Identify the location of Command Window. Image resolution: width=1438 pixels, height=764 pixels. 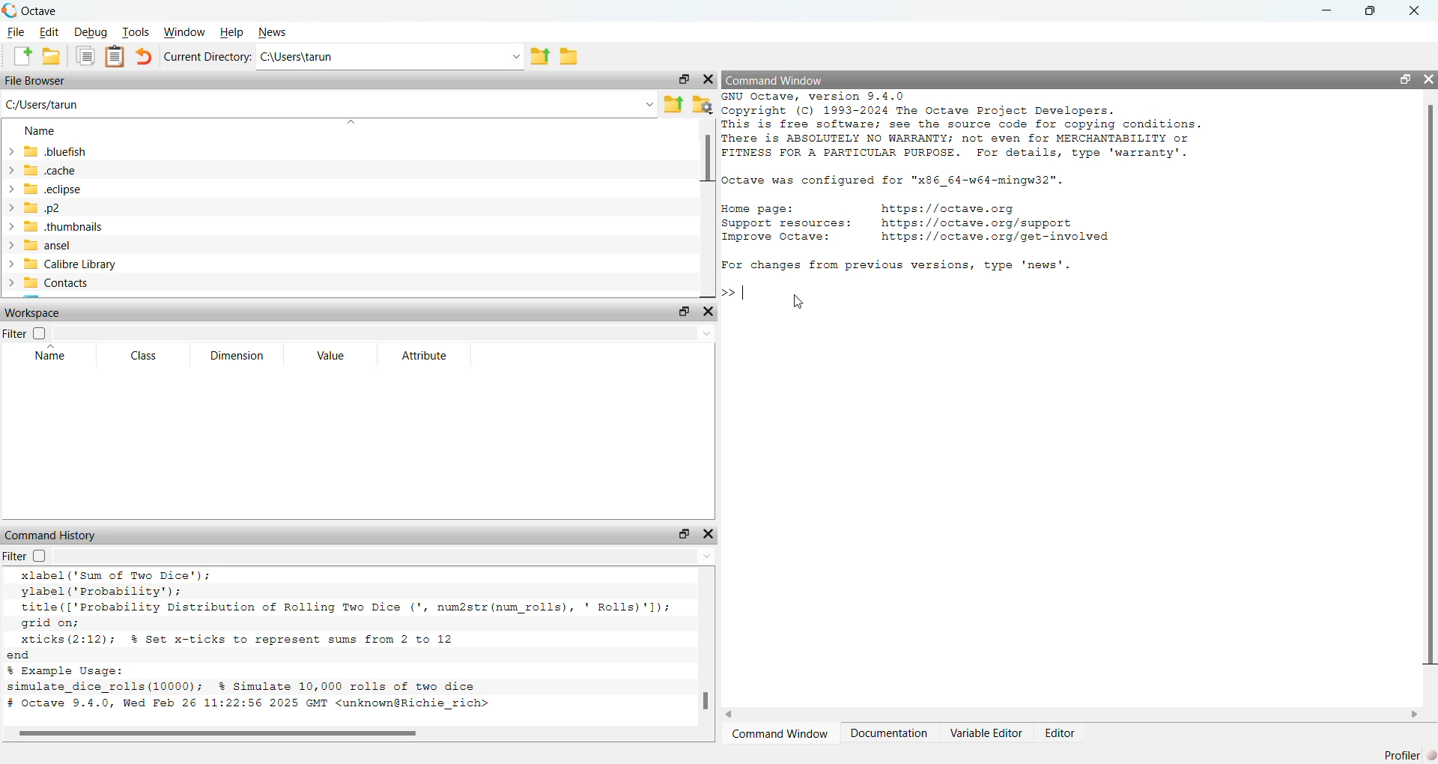
(776, 79).